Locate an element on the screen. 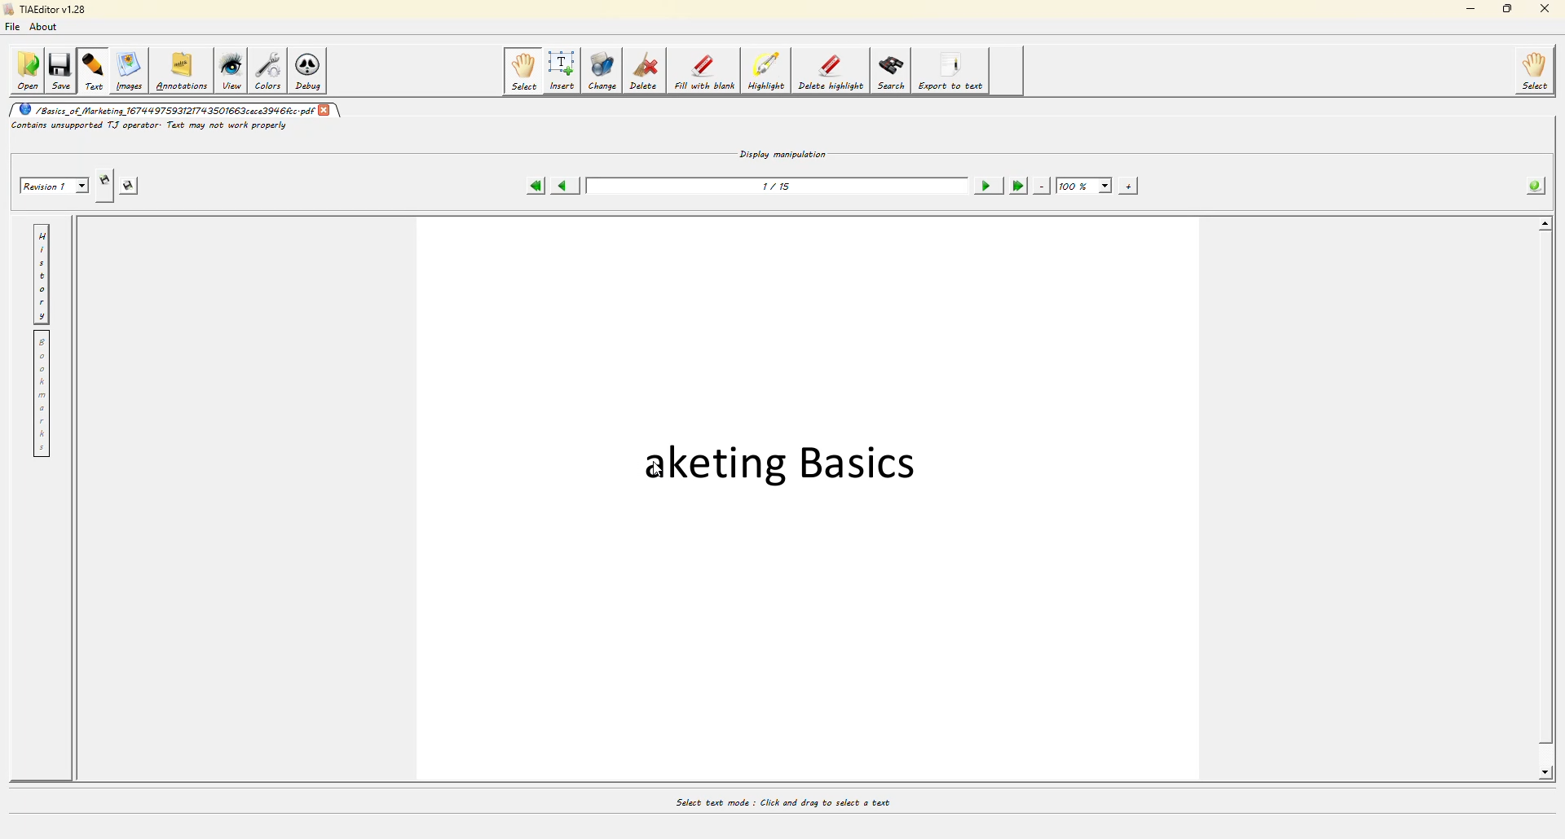  info about the pdf is located at coordinates (1532, 185).